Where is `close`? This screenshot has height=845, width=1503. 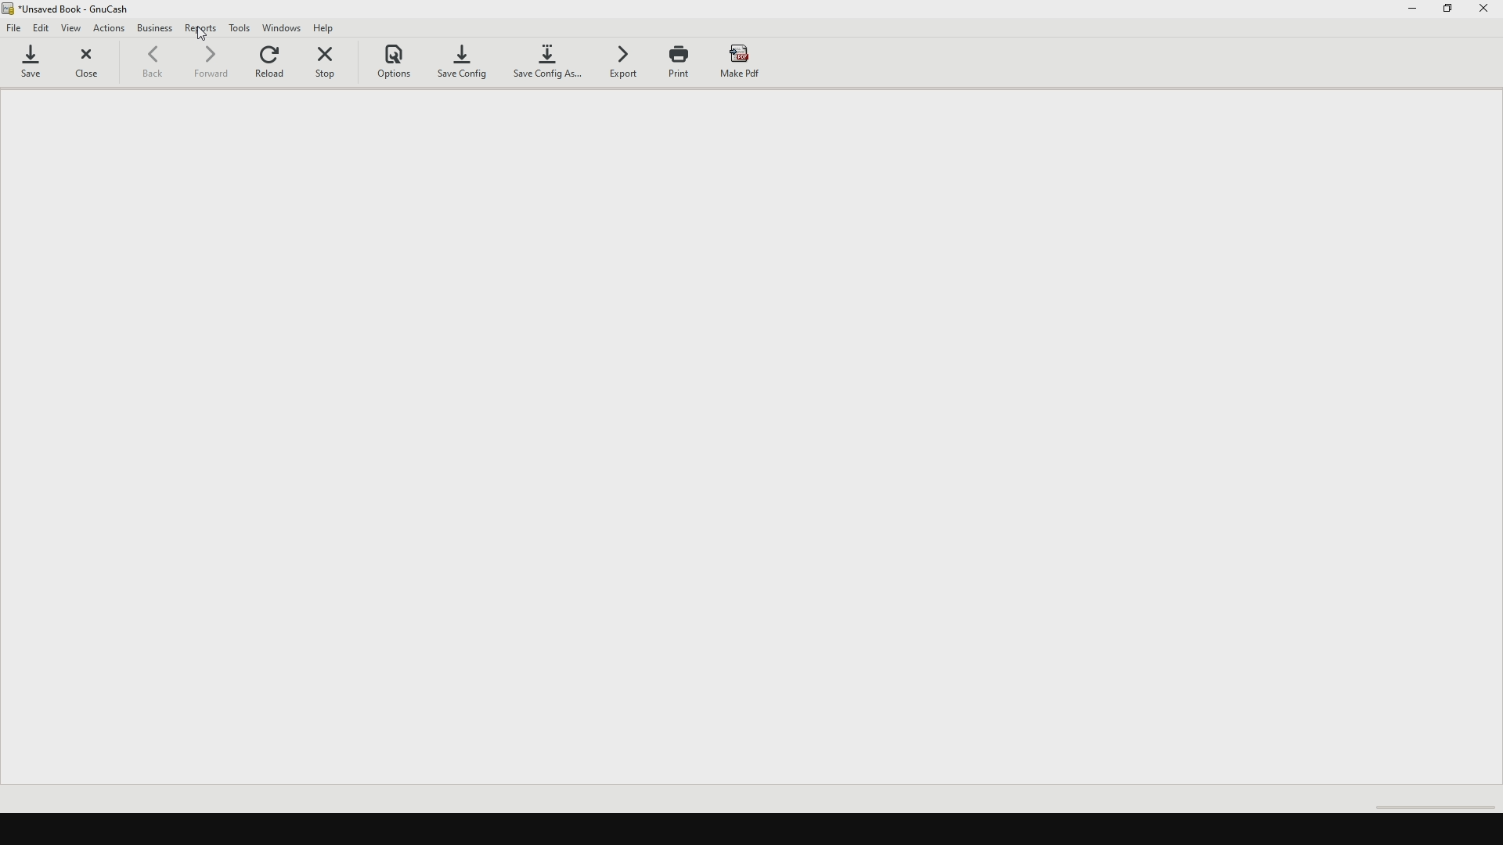 close is located at coordinates (1486, 13).